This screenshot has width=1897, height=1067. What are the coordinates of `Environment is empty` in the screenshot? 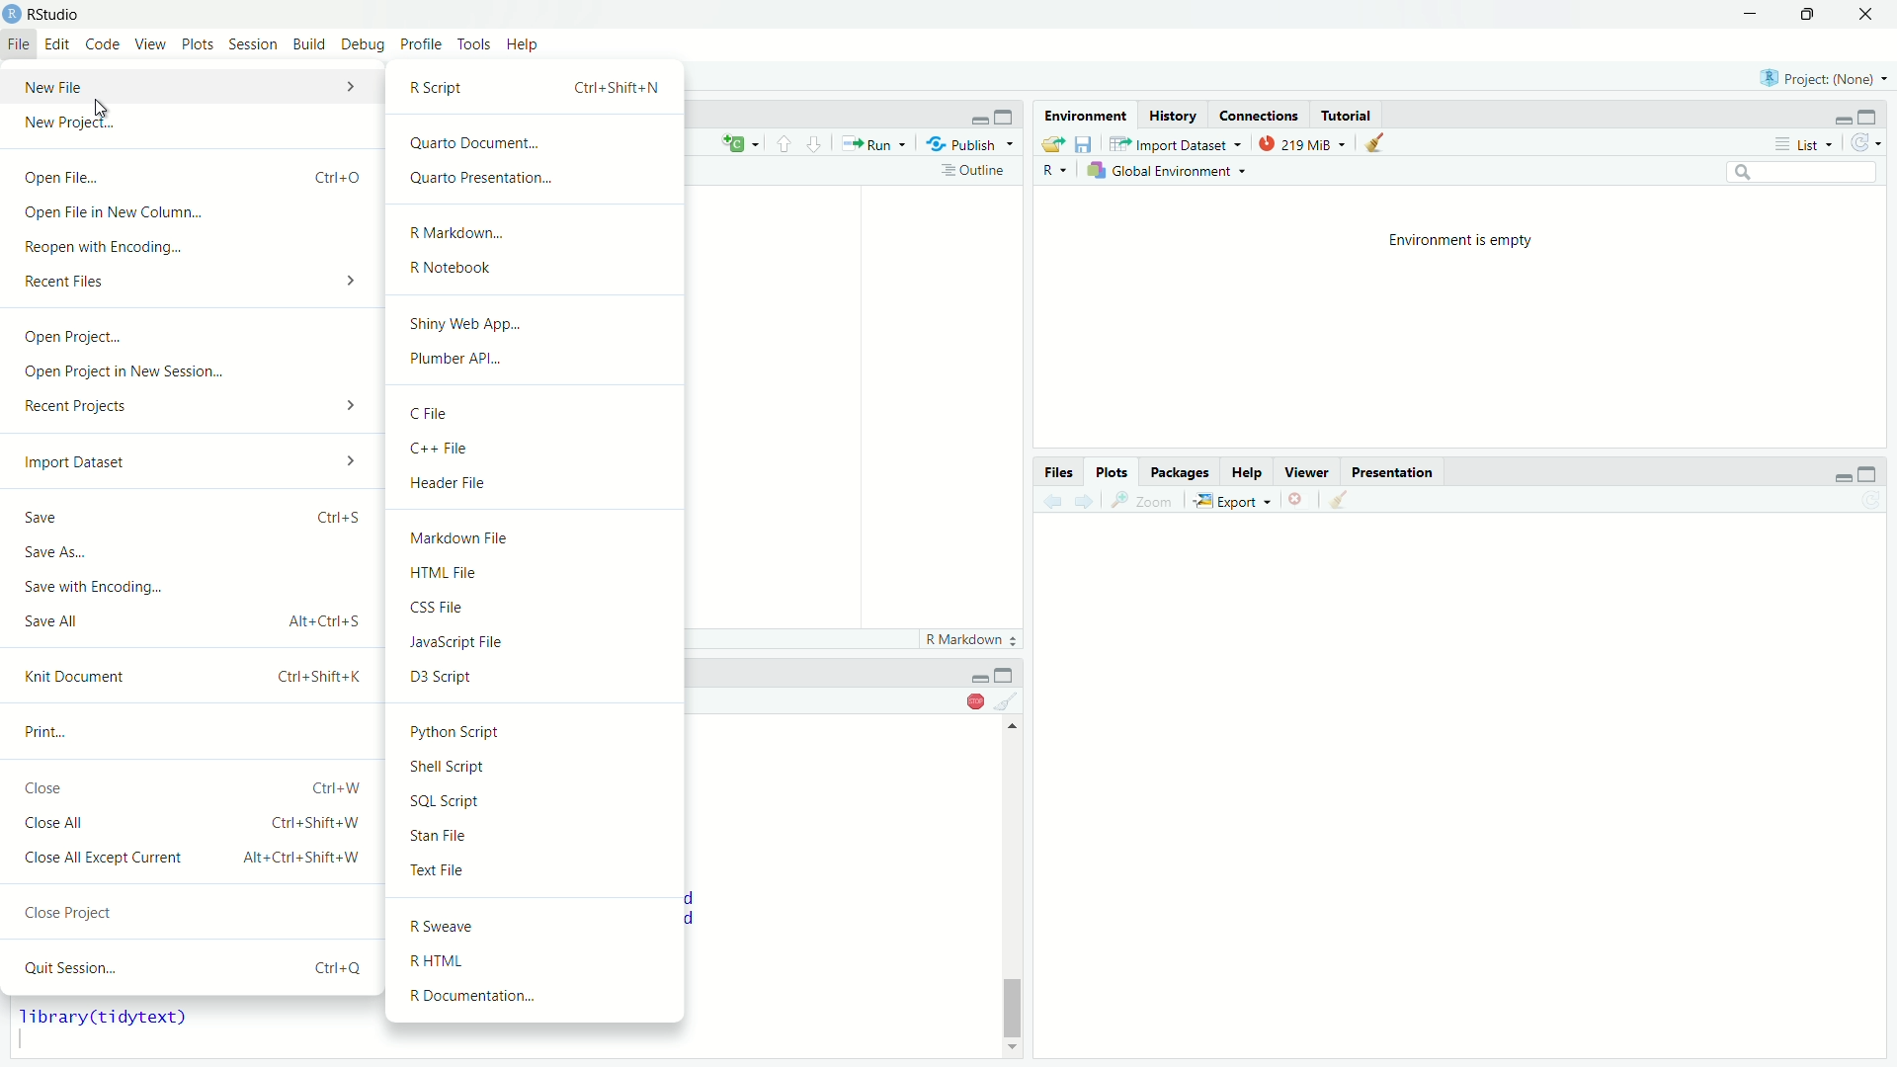 It's located at (1458, 238).